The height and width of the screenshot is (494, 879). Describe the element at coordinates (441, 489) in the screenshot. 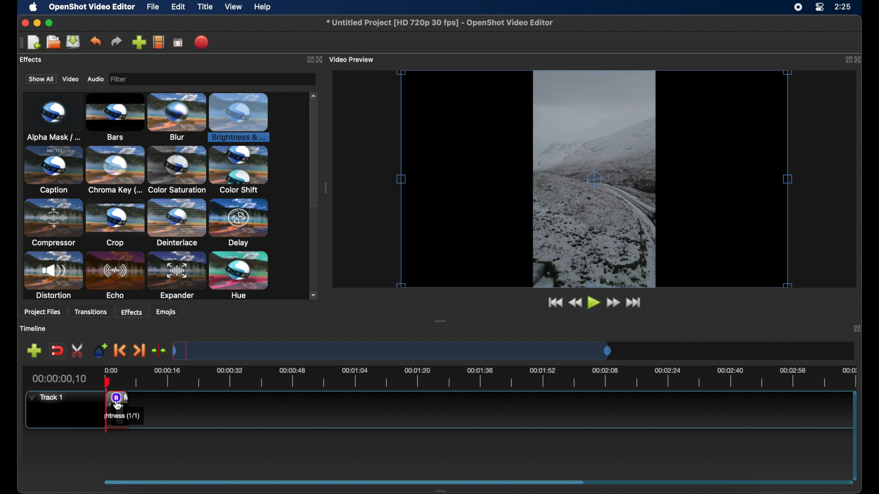

I see `drag handle` at that location.